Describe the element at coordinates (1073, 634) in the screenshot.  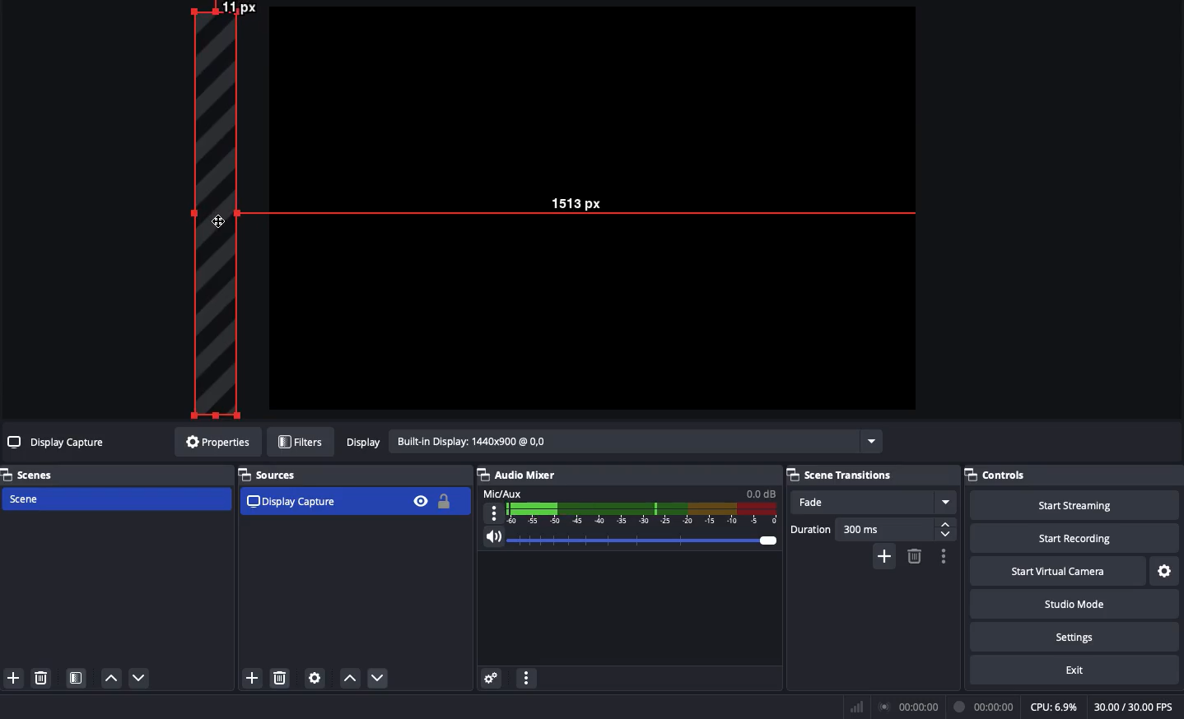
I see `Settings` at that location.